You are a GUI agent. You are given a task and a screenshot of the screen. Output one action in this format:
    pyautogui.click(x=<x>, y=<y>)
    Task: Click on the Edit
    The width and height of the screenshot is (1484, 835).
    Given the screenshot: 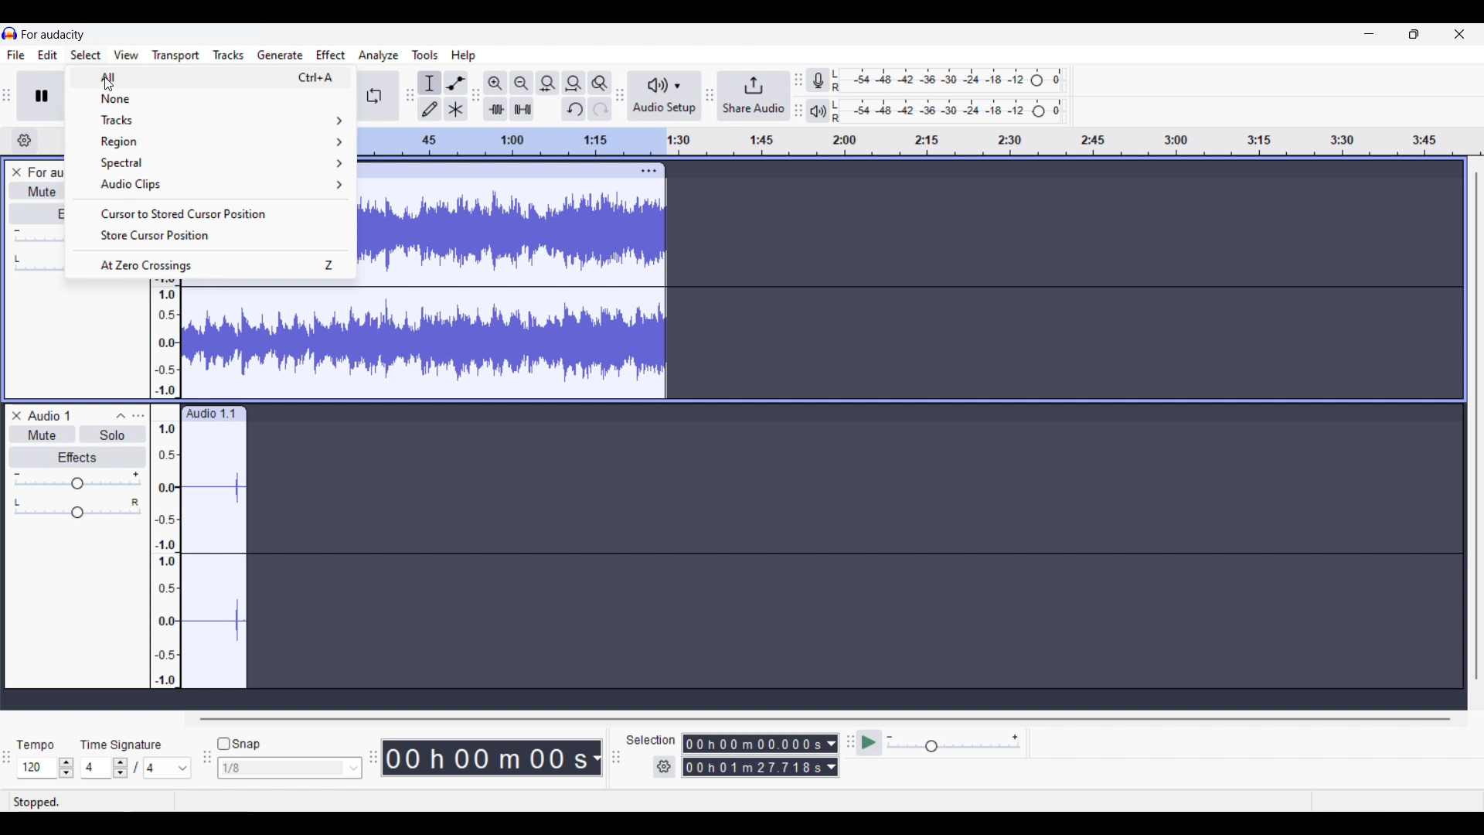 What is the action you would take?
    pyautogui.click(x=48, y=55)
    